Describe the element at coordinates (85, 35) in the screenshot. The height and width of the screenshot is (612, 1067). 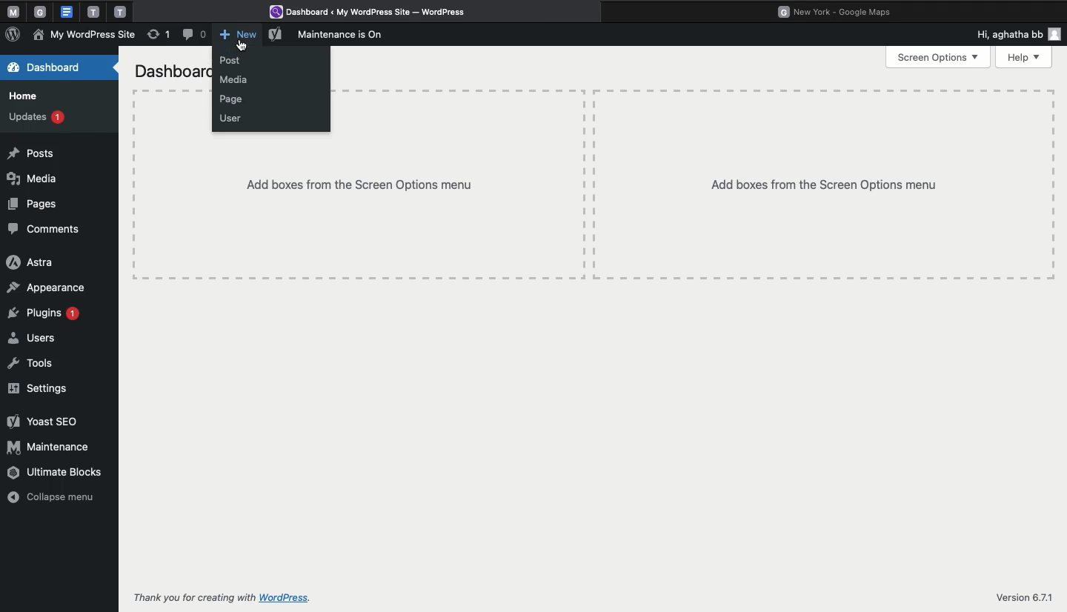
I see `My Wordpress site` at that location.